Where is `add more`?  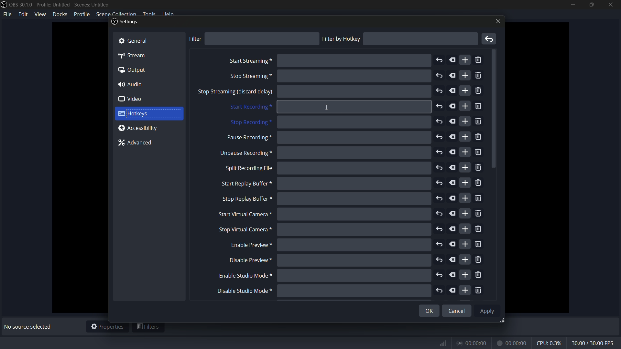
add more is located at coordinates (465, 198).